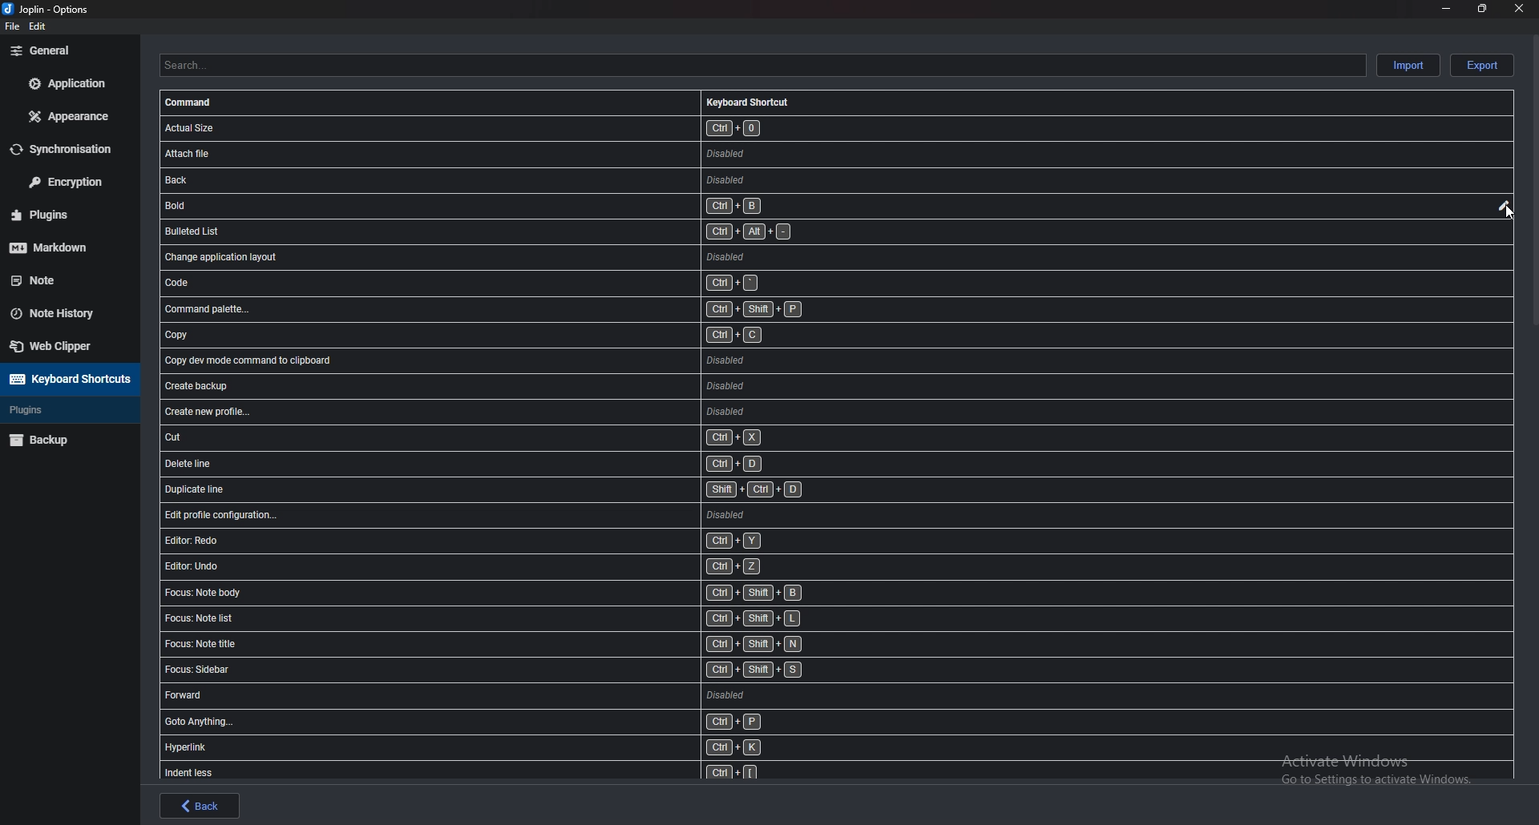  Describe the element at coordinates (63, 247) in the screenshot. I see `markdown` at that location.